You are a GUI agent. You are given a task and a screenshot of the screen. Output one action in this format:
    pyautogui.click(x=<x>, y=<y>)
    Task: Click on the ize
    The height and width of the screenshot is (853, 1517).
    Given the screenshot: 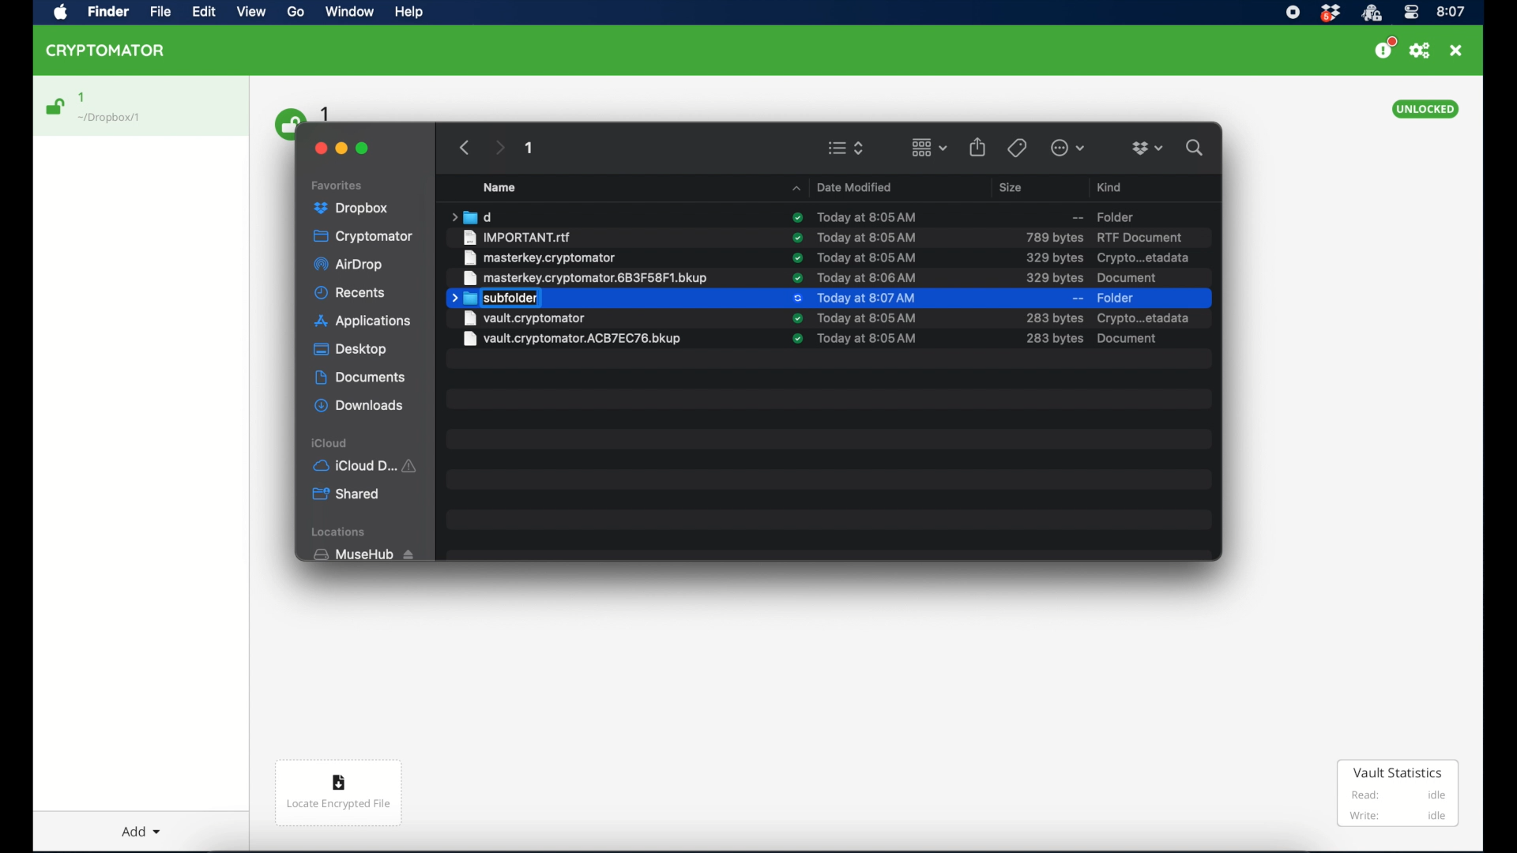 What is the action you would take?
    pyautogui.click(x=1054, y=319)
    